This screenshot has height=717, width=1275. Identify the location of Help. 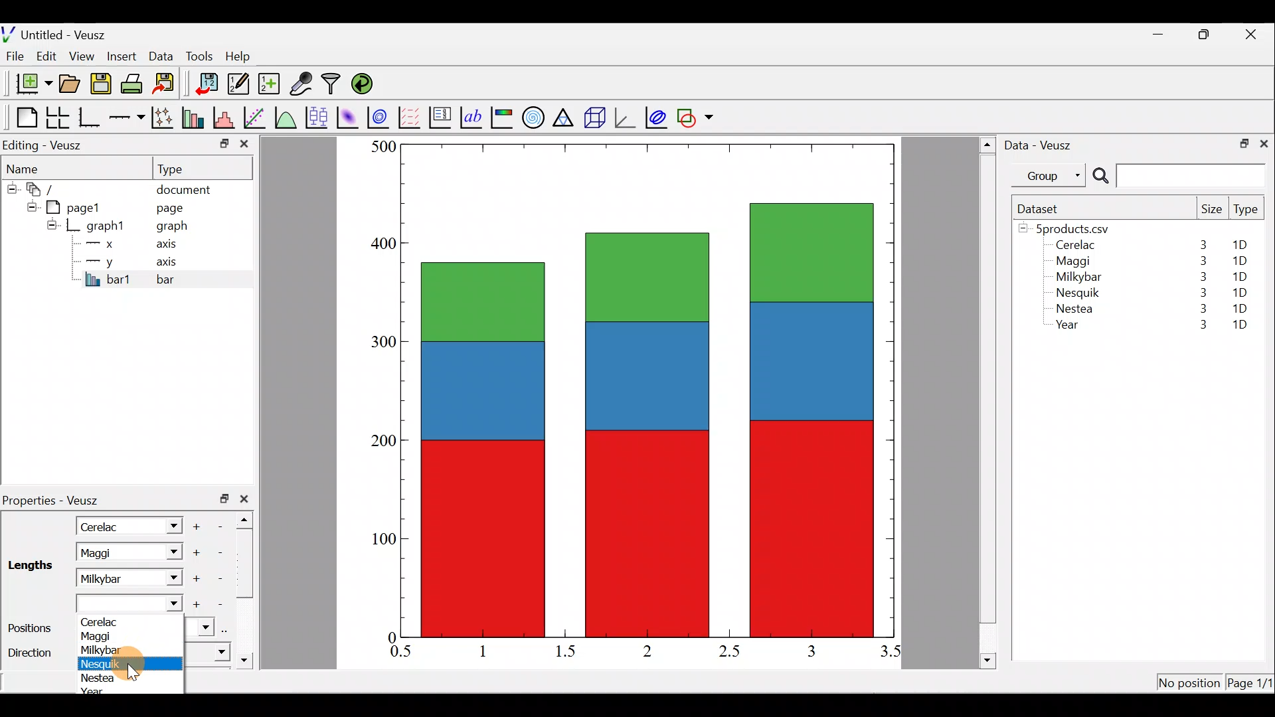
(246, 56).